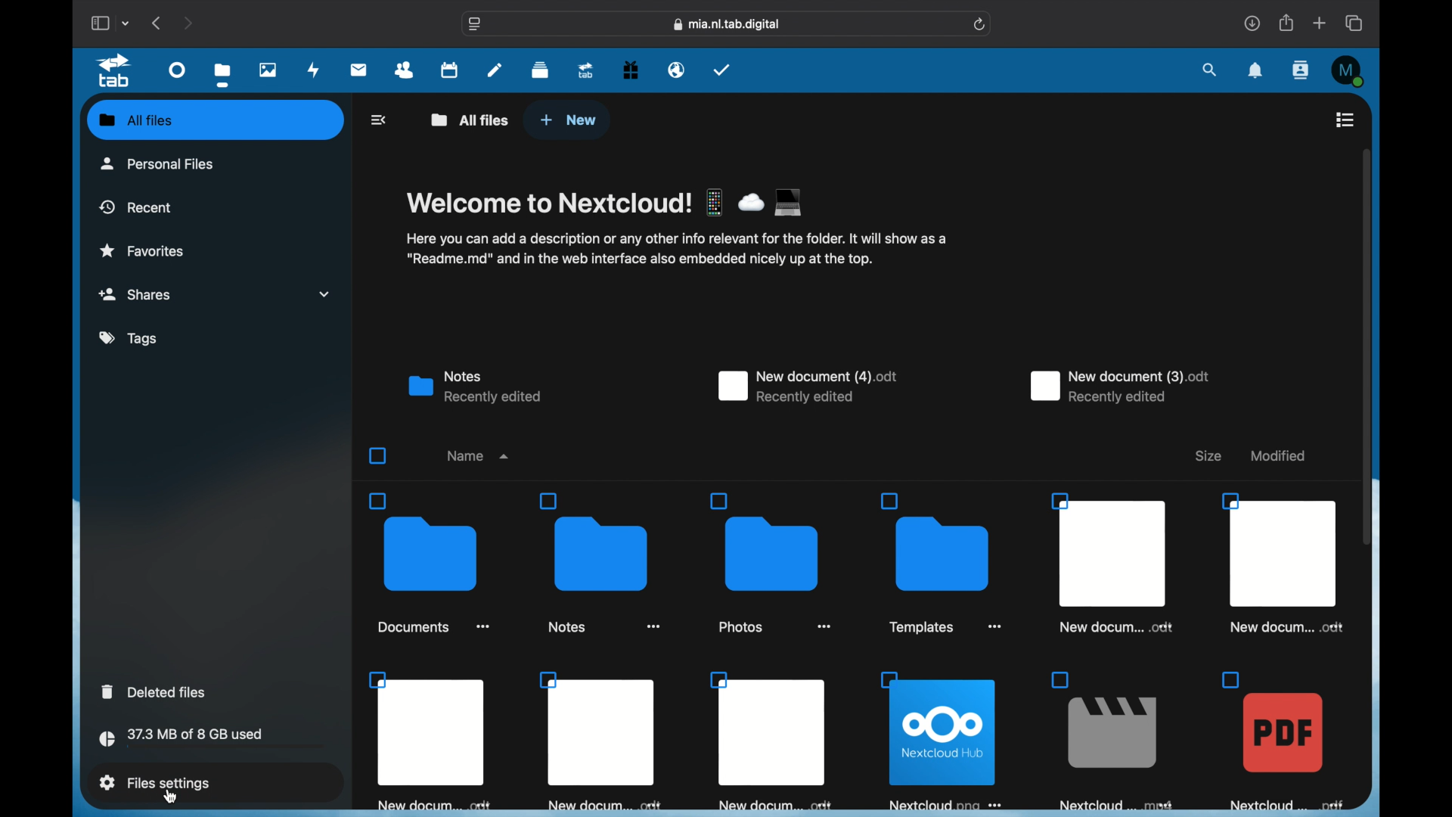  Describe the element at coordinates (268, 70) in the screenshot. I see `photos` at that location.